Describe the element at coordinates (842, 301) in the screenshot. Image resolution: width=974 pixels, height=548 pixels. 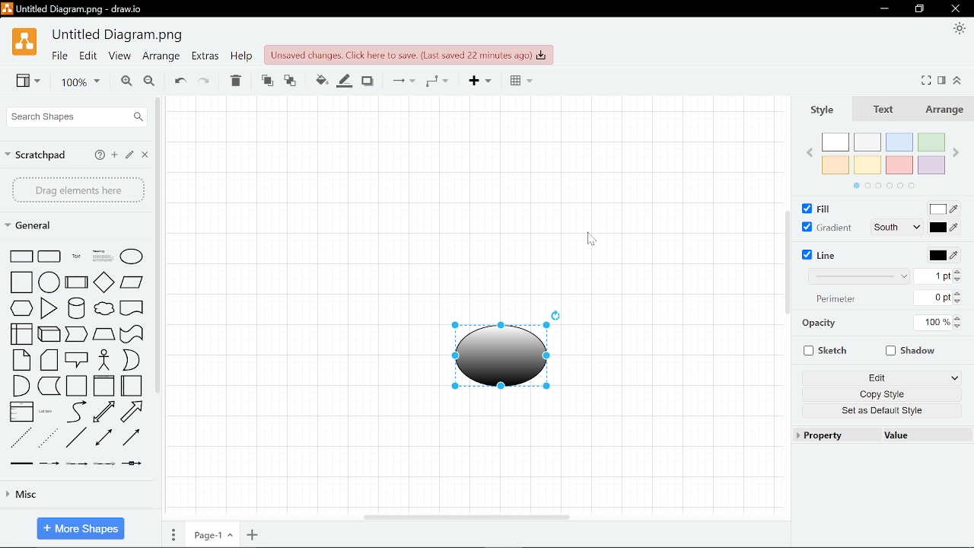
I see `Perimeter` at that location.